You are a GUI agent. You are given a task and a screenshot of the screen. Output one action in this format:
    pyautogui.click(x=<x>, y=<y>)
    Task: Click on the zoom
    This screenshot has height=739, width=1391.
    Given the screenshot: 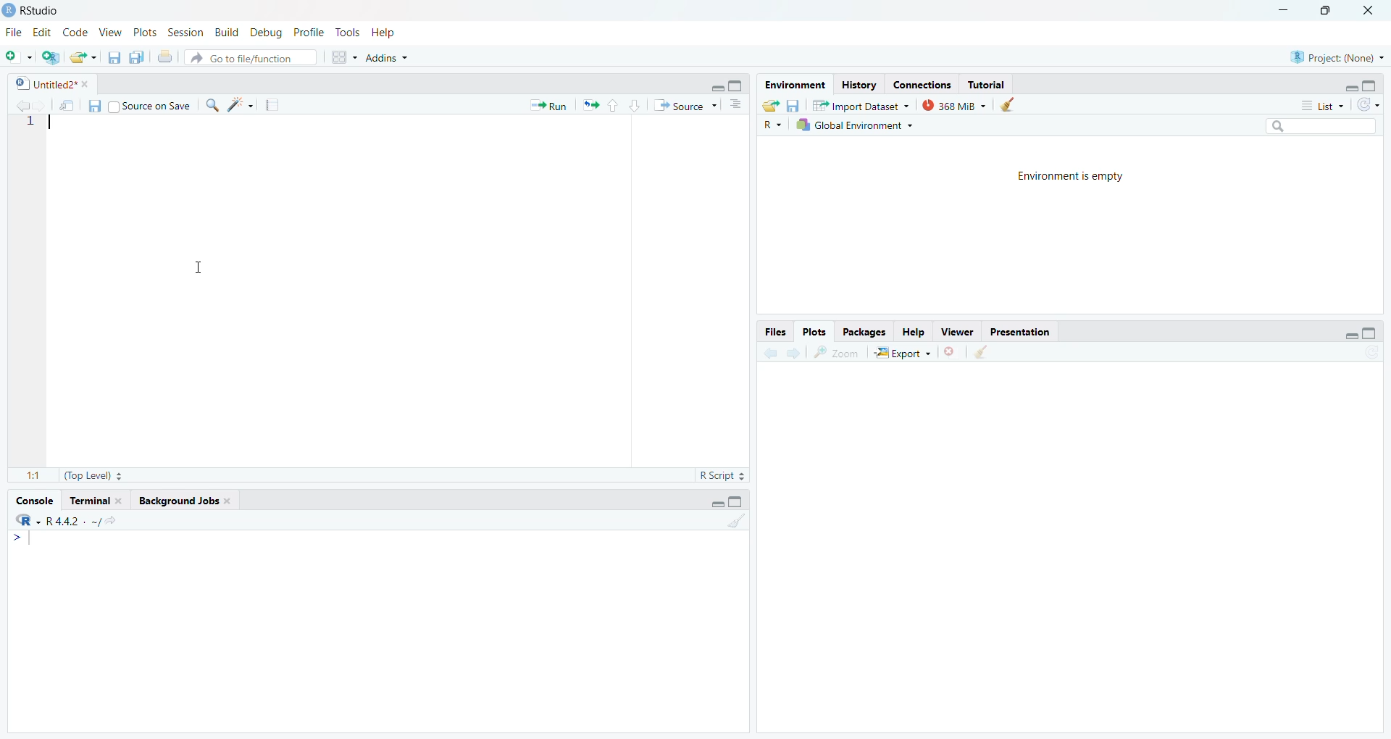 What is the action you would take?
    pyautogui.click(x=836, y=353)
    